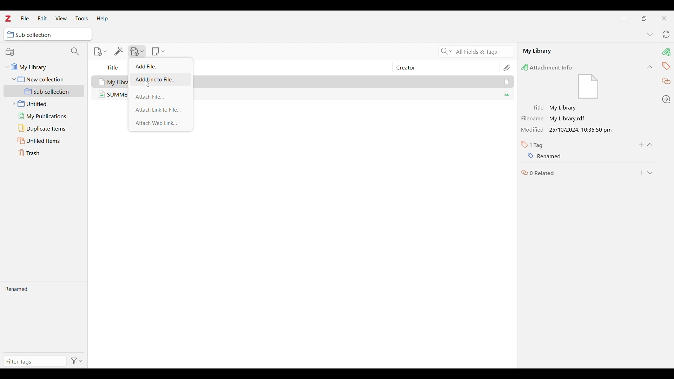 This screenshot has height=379, width=674. What do you see at coordinates (666, 99) in the screenshot?
I see `Locate` at bounding box center [666, 99].